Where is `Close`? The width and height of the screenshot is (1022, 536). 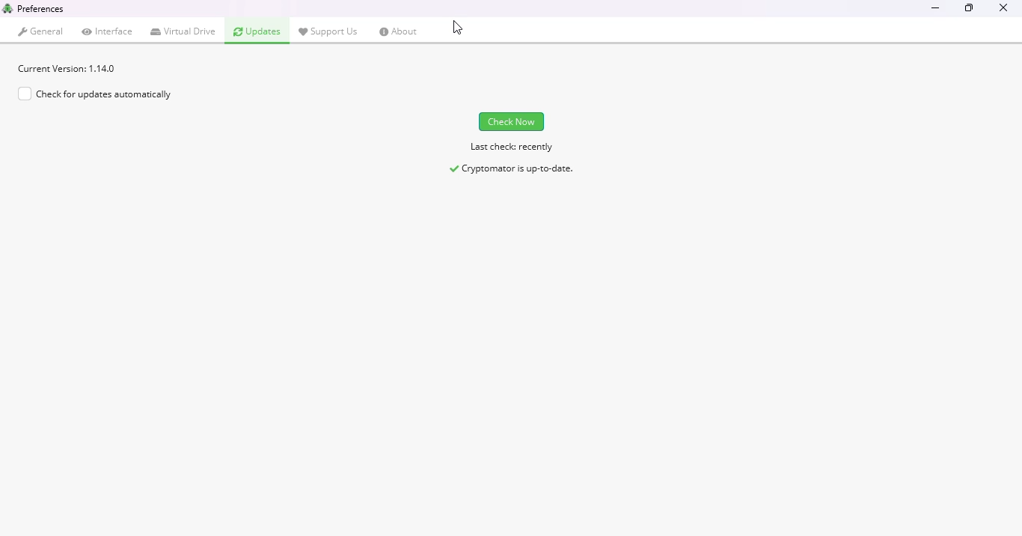 Close is located at coordinates (1003, 11).